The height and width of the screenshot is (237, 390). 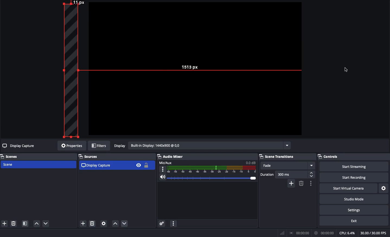 I want to click on Add, so click(x=292, y=183).